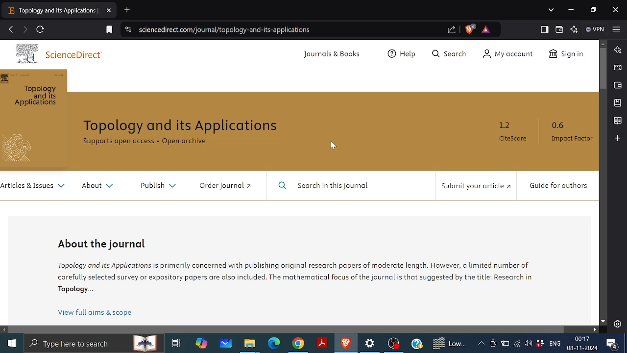  What do you see at coordinates (559, 29) in the screenshot?
I see `Wallet` at bounding box center [559, 29].